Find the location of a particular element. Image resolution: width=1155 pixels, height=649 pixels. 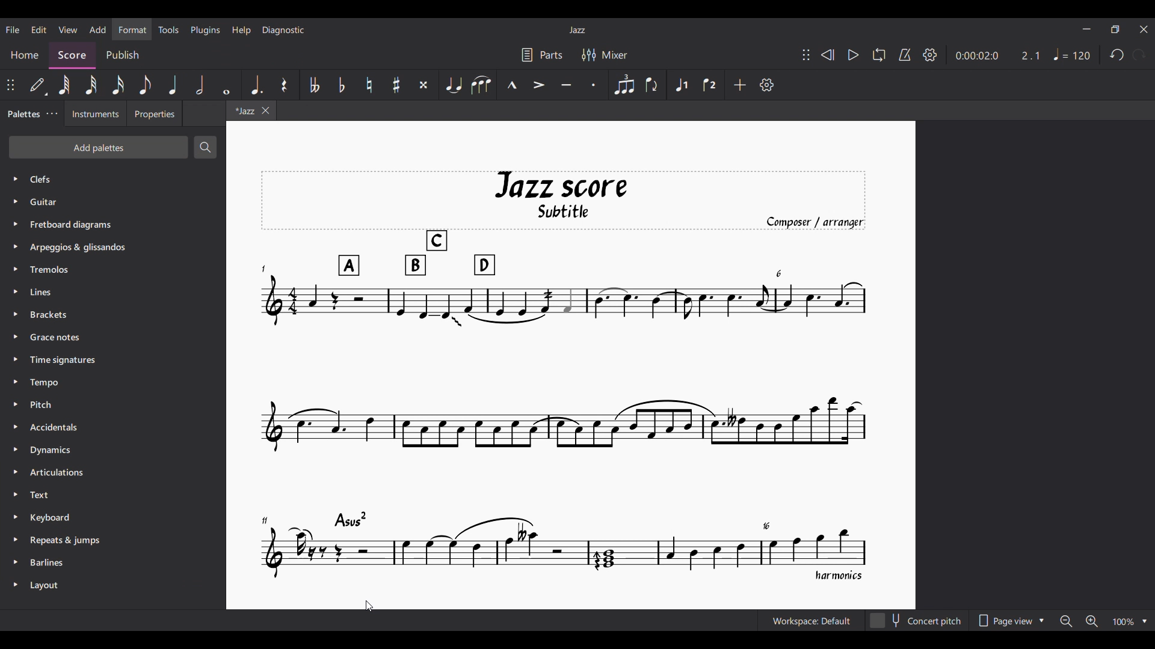

Concert pitch toggle is located at coordinates (917, 620).